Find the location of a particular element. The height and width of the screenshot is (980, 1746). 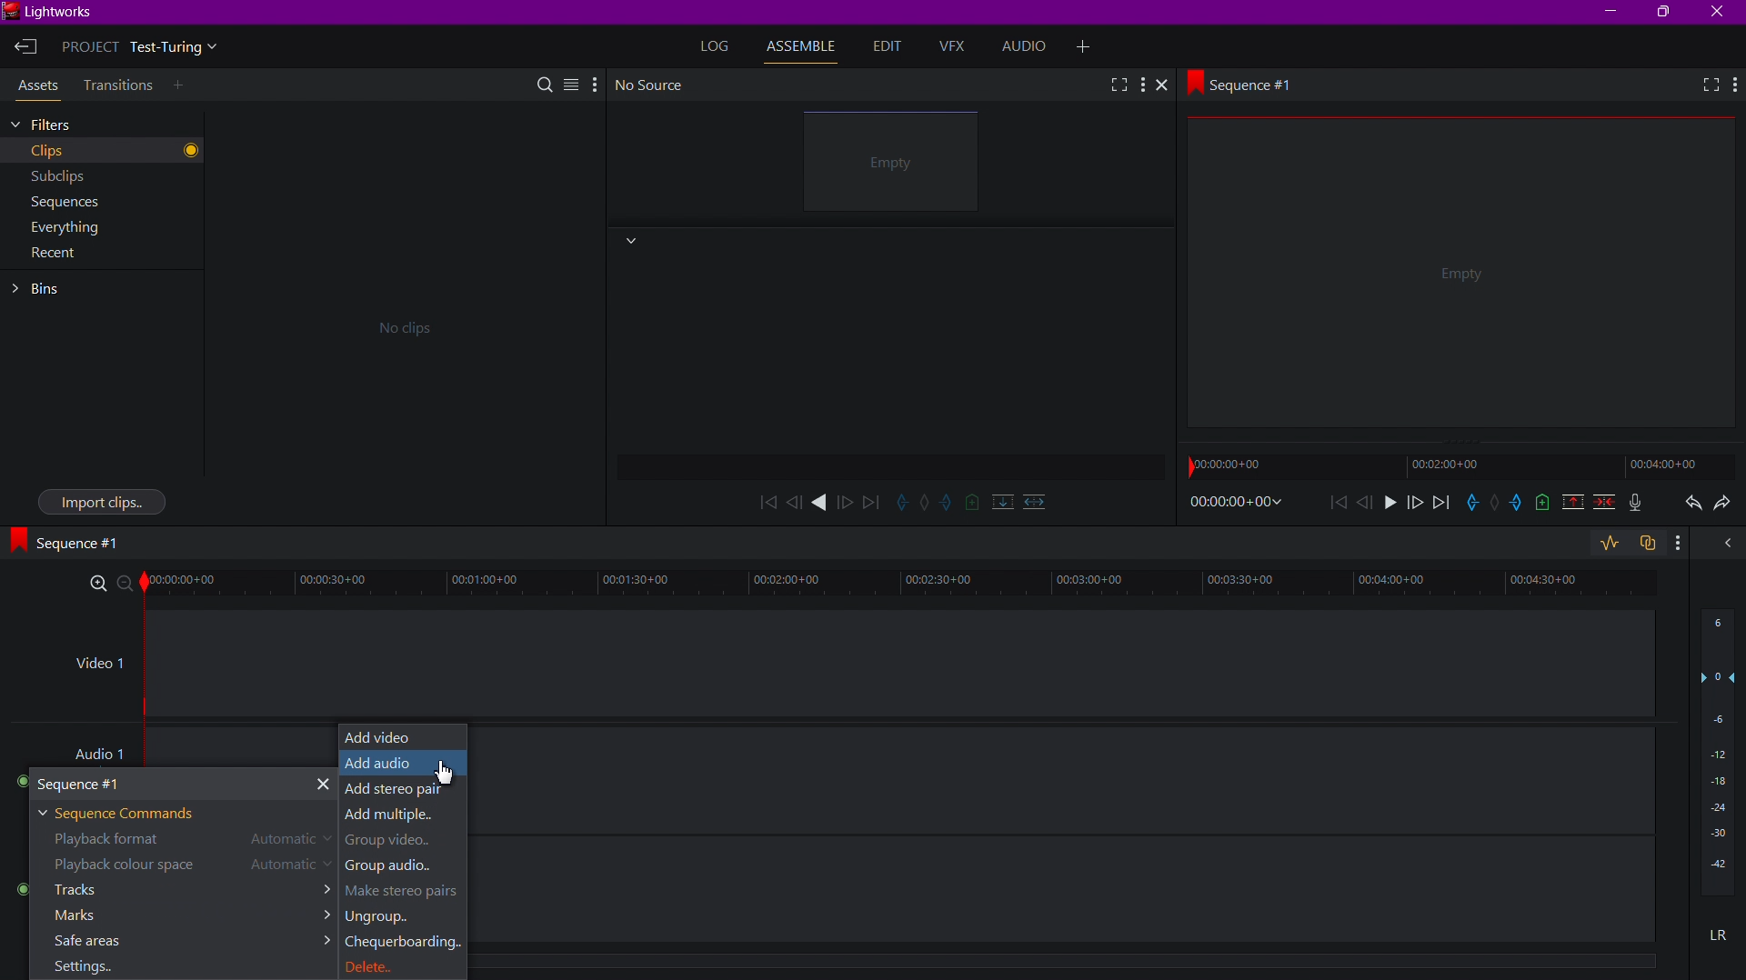

Zoom Out is located at coordinates (130, 585).